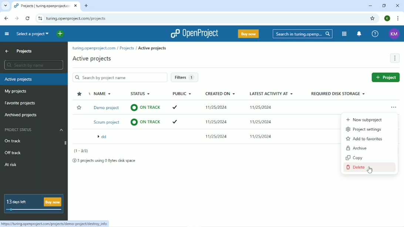 The image size is (404, 227). What do you see at coordinates (105, 122) in the screenshot?
I see `Scrum project` at bounding box center [105, 122].